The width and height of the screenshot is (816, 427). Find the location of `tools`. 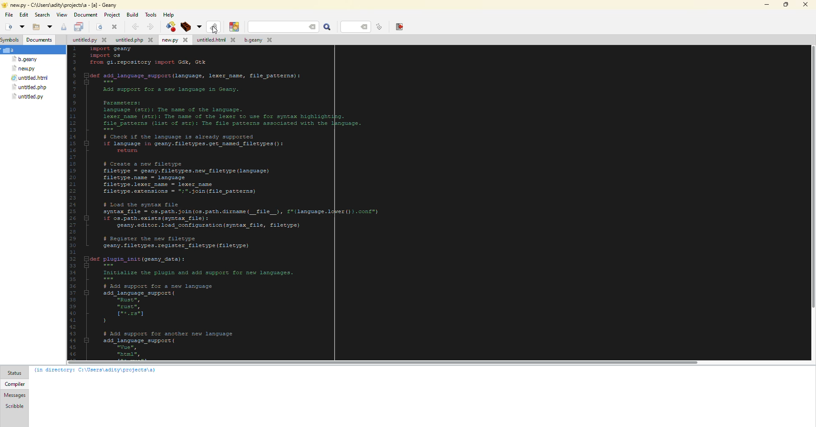

tools is located at coordinates (151, 14).